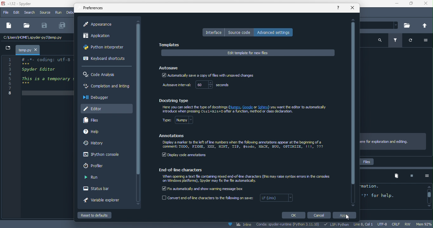  Describe the element at coordinates (350, 217) in the screenshot. I see `cursor movement` at that location.